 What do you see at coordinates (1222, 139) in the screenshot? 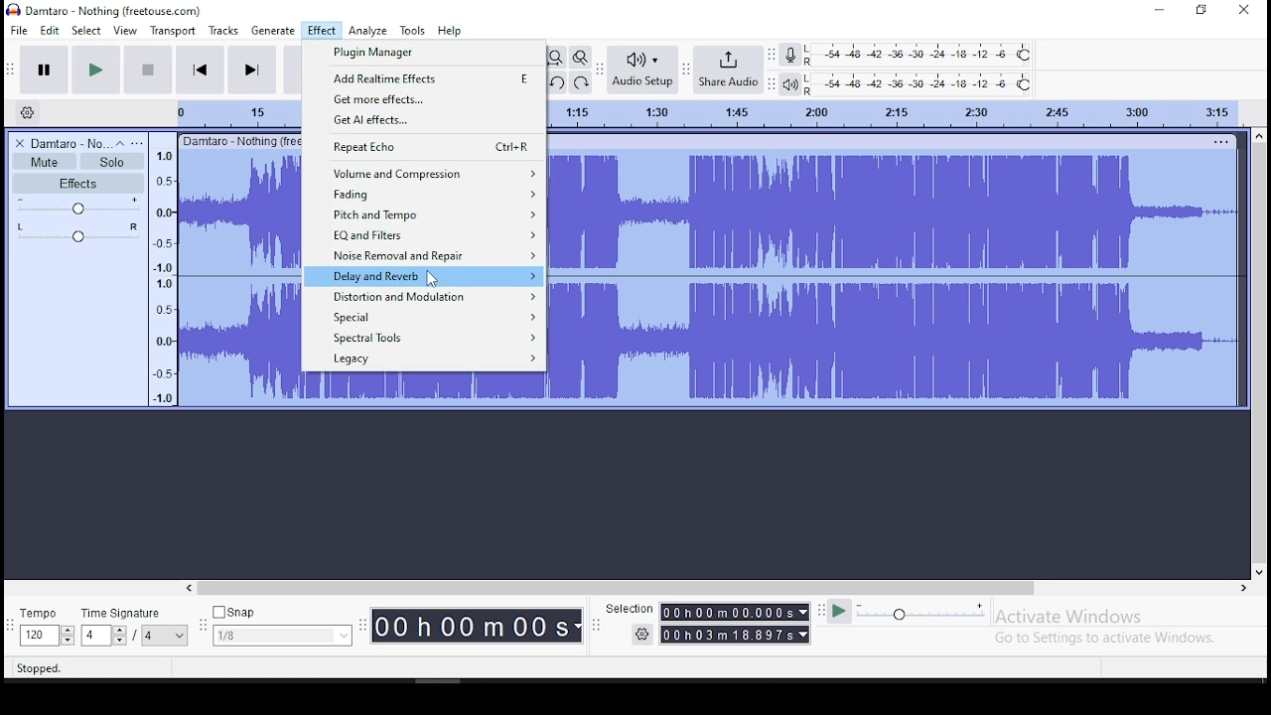
I see `` at bounding box center [1222, 139].